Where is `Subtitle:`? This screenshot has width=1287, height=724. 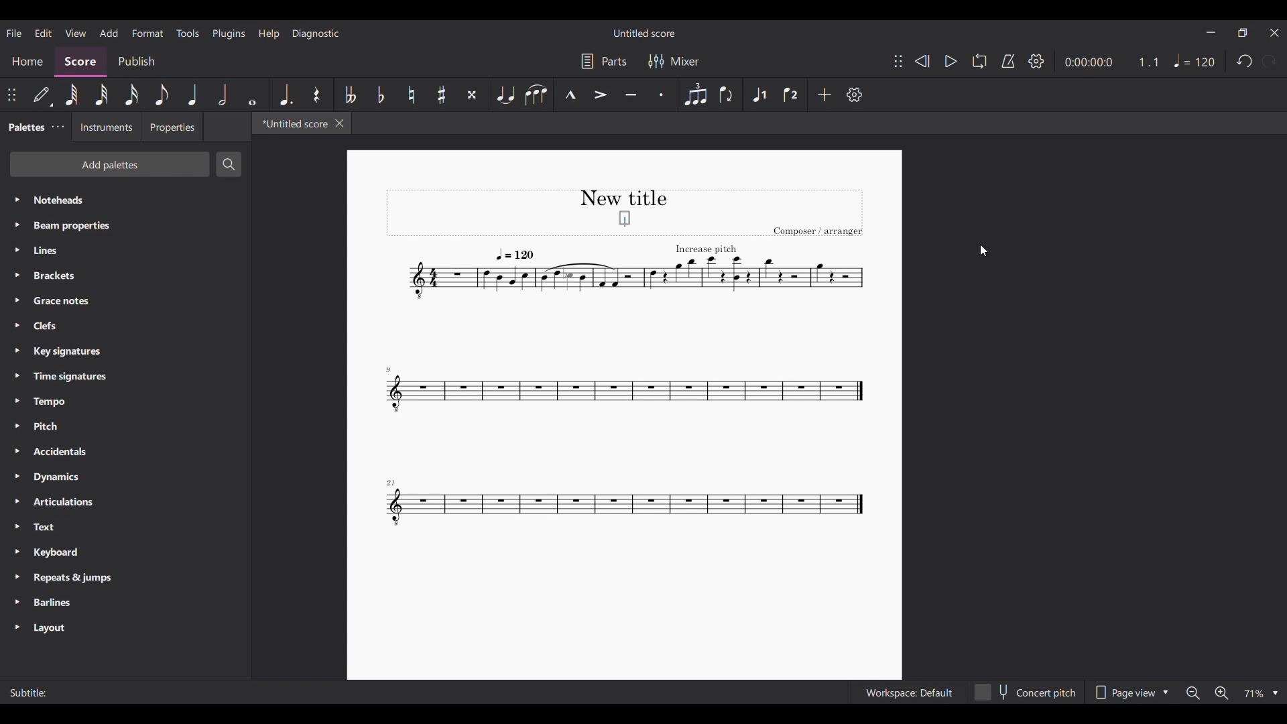 Subtitle: is located at coordinates (36, 692).